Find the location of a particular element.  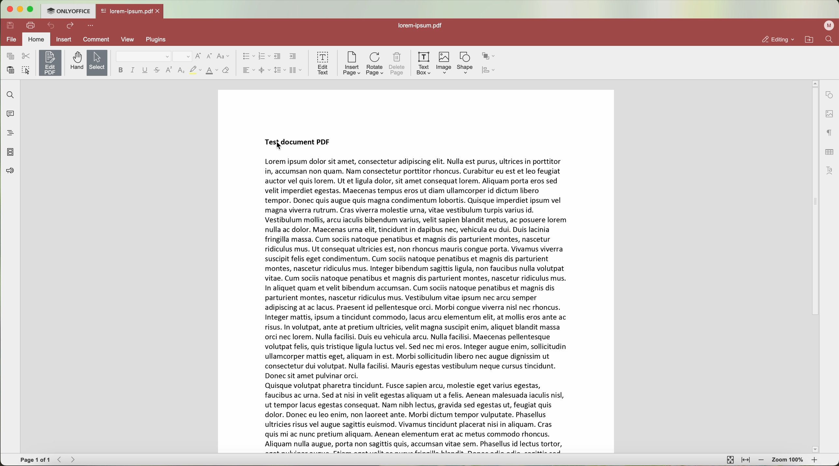

text box is located at coordinates (422, 64).